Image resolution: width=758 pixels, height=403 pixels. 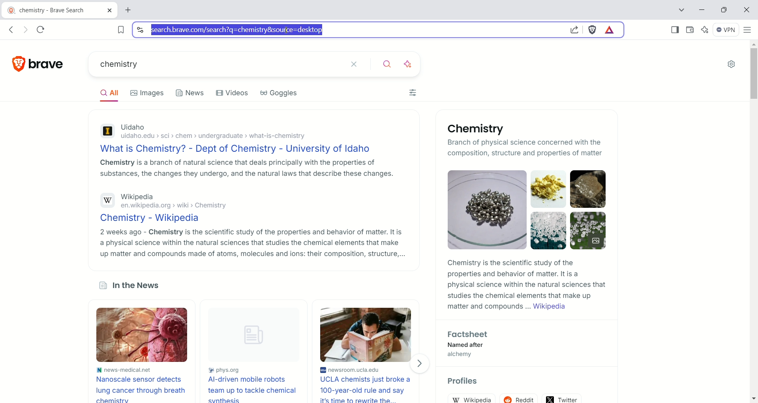 I want to click on newsroom.ucla.edu, so click(x=369, y=369).